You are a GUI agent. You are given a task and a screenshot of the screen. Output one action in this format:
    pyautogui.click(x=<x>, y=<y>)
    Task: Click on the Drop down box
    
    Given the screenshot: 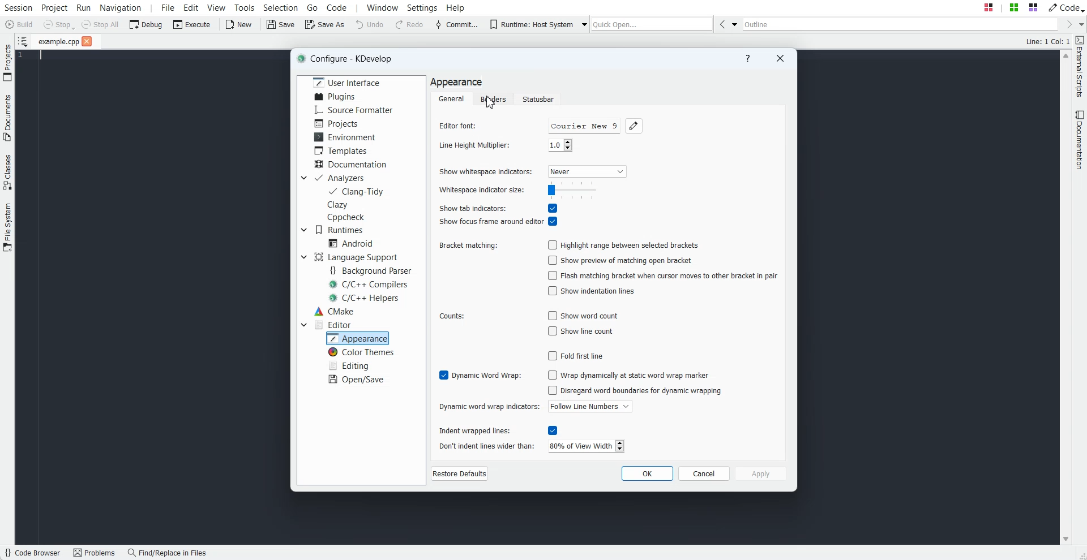 What is the action you would take?
    pyautogui.click(x=303, y=229)
    